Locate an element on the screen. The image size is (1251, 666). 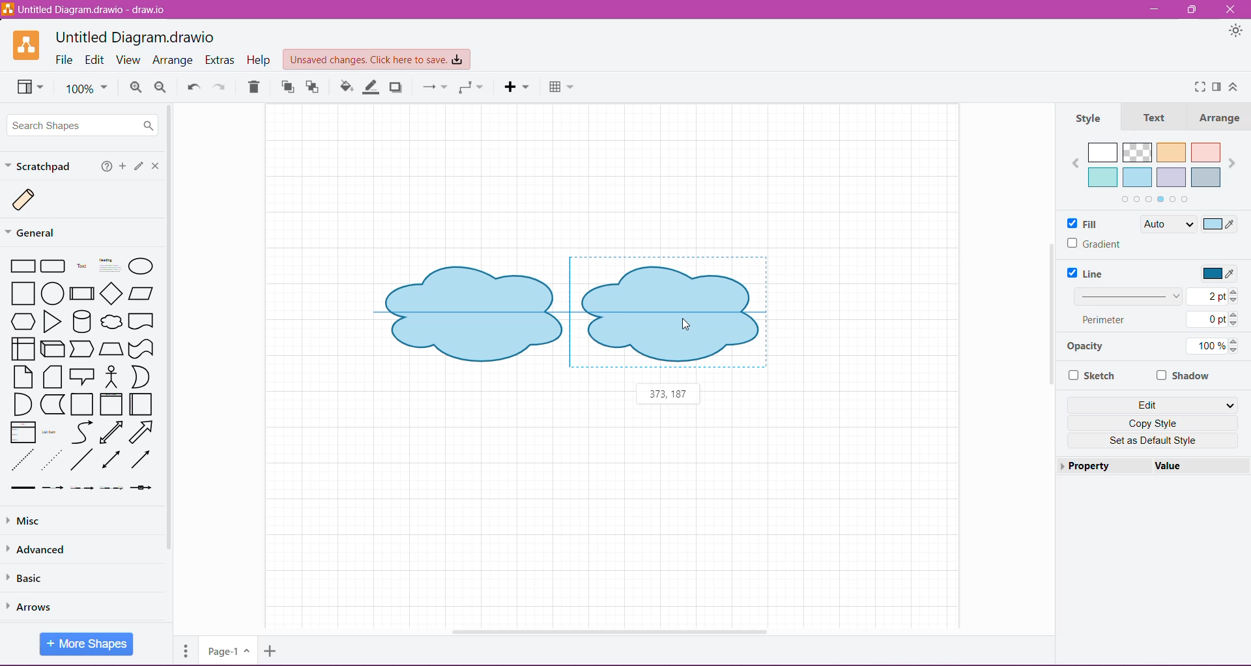
Arrows is located at coordinates (33, 607).